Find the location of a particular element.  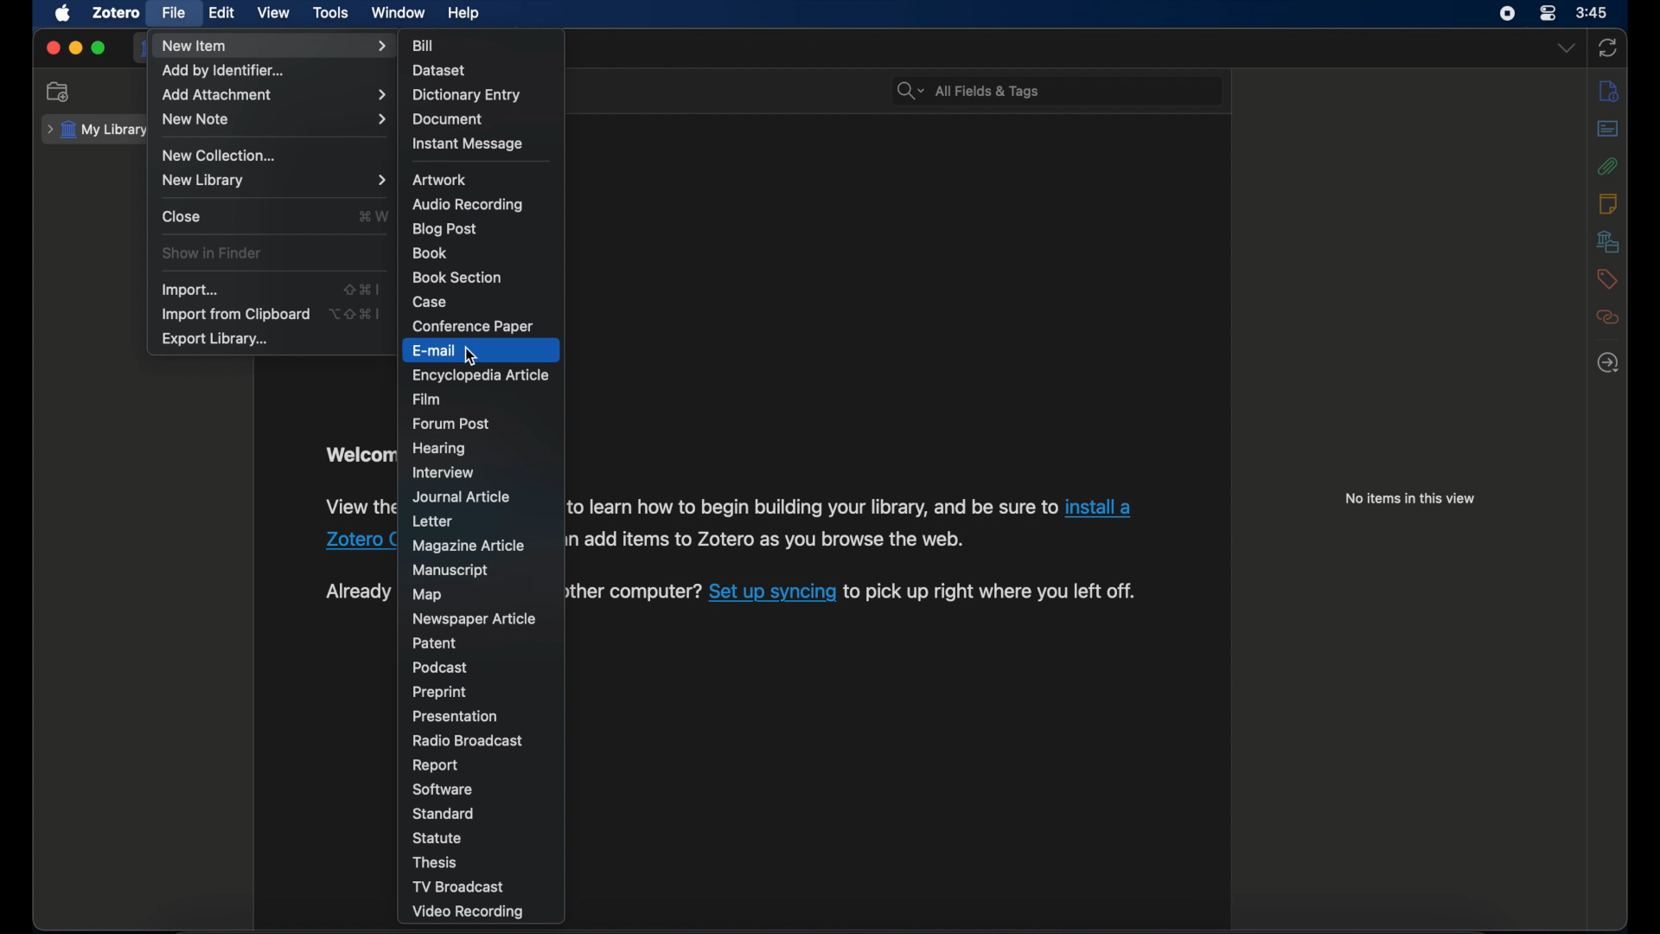

close is located at coordinates (183, 216).